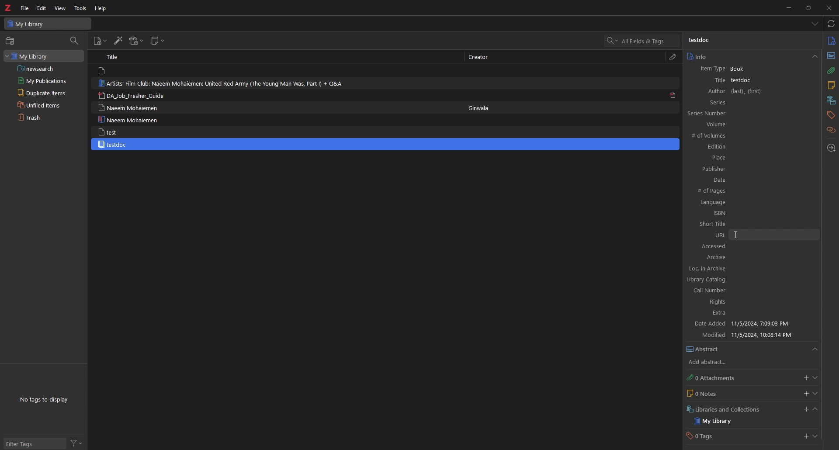  I want to click on libraries and collection, so click(831, 100).